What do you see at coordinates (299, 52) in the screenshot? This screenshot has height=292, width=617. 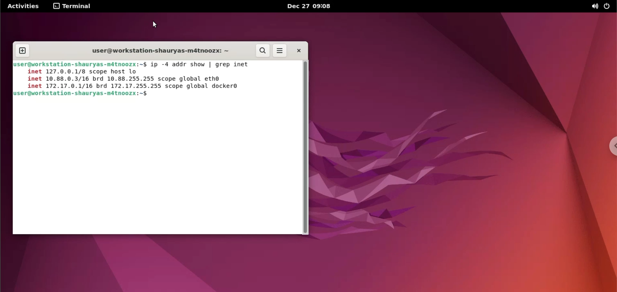 I see `close` at bounding box center [299, 52].